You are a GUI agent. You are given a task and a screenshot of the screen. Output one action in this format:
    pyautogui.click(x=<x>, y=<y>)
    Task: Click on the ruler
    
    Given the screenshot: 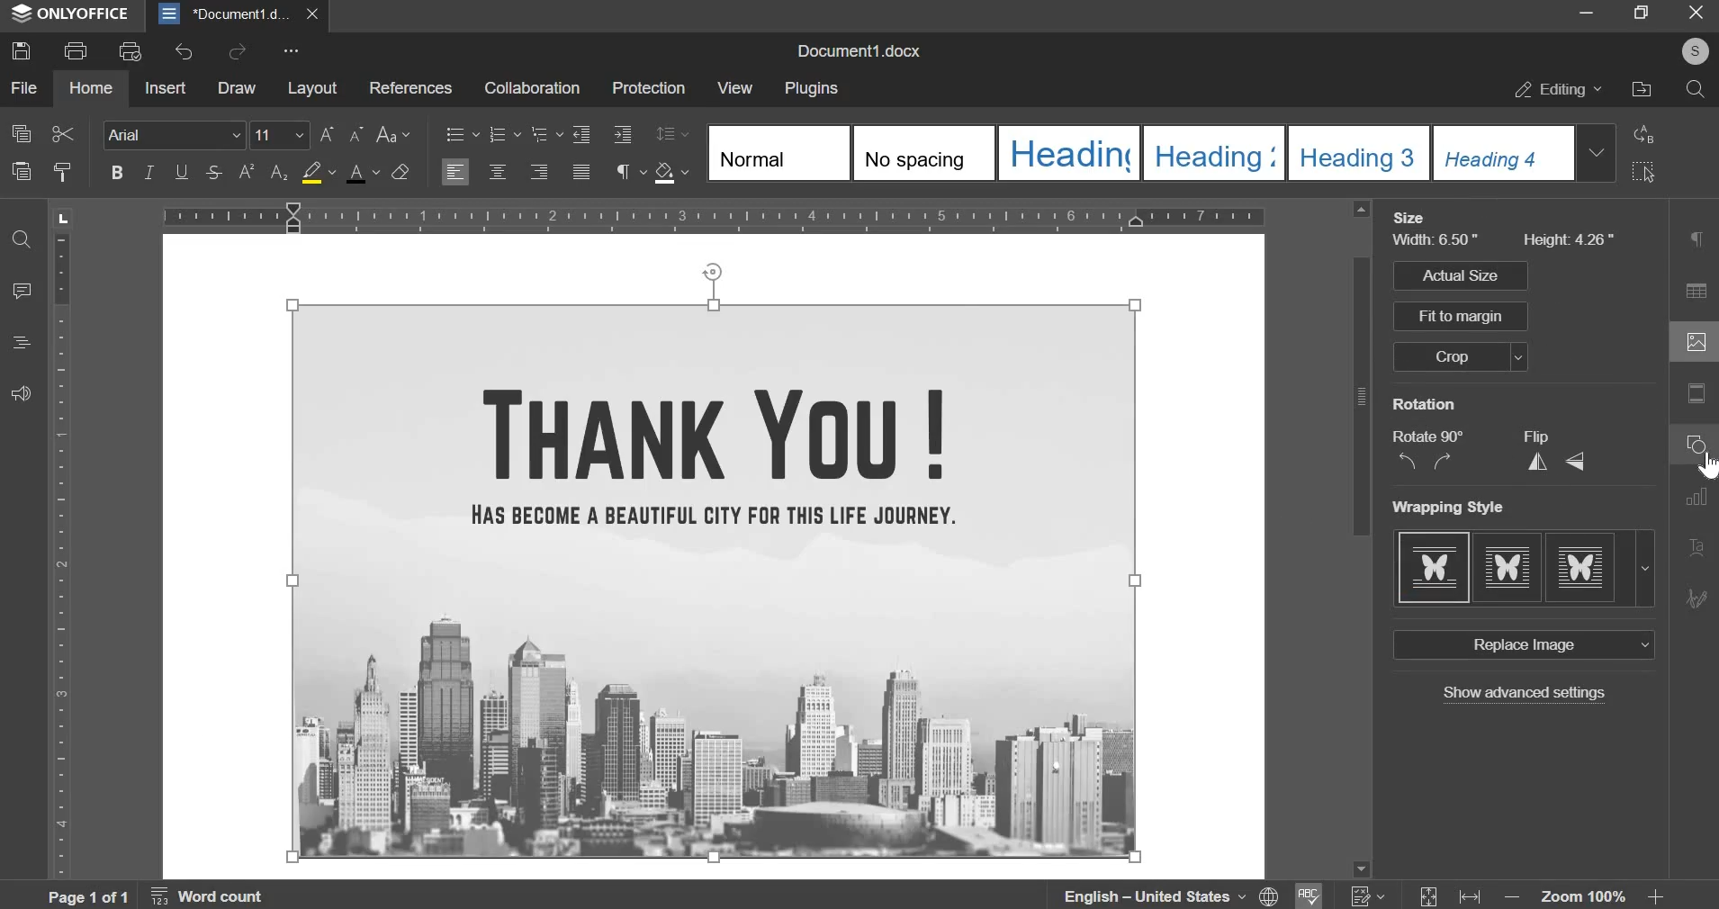 What is the action you would take?
    pyautogui.click(x=65, y=556)
    